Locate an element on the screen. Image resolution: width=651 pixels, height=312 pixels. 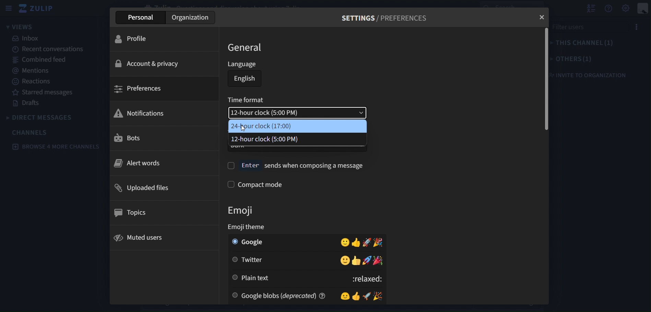
inbox is located at coordinates (26, 38).